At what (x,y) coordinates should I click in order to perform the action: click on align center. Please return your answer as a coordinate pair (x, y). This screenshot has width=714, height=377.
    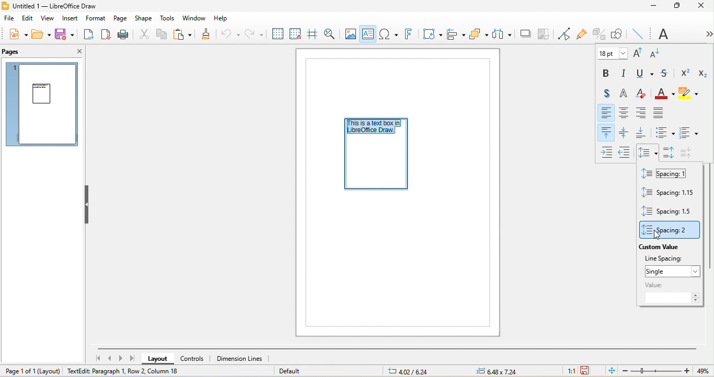
    Looking at the image, I should click on (625, 112).